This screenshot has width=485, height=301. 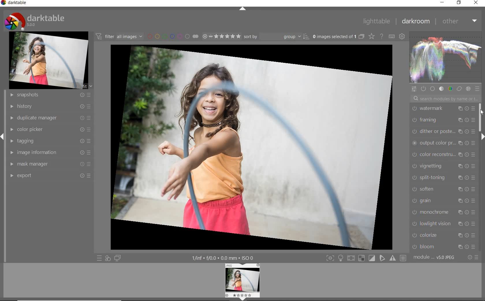 What do you see at coordinates (277, 36) in the screenshot?
I see `sort` at bounding box center [277, 36].